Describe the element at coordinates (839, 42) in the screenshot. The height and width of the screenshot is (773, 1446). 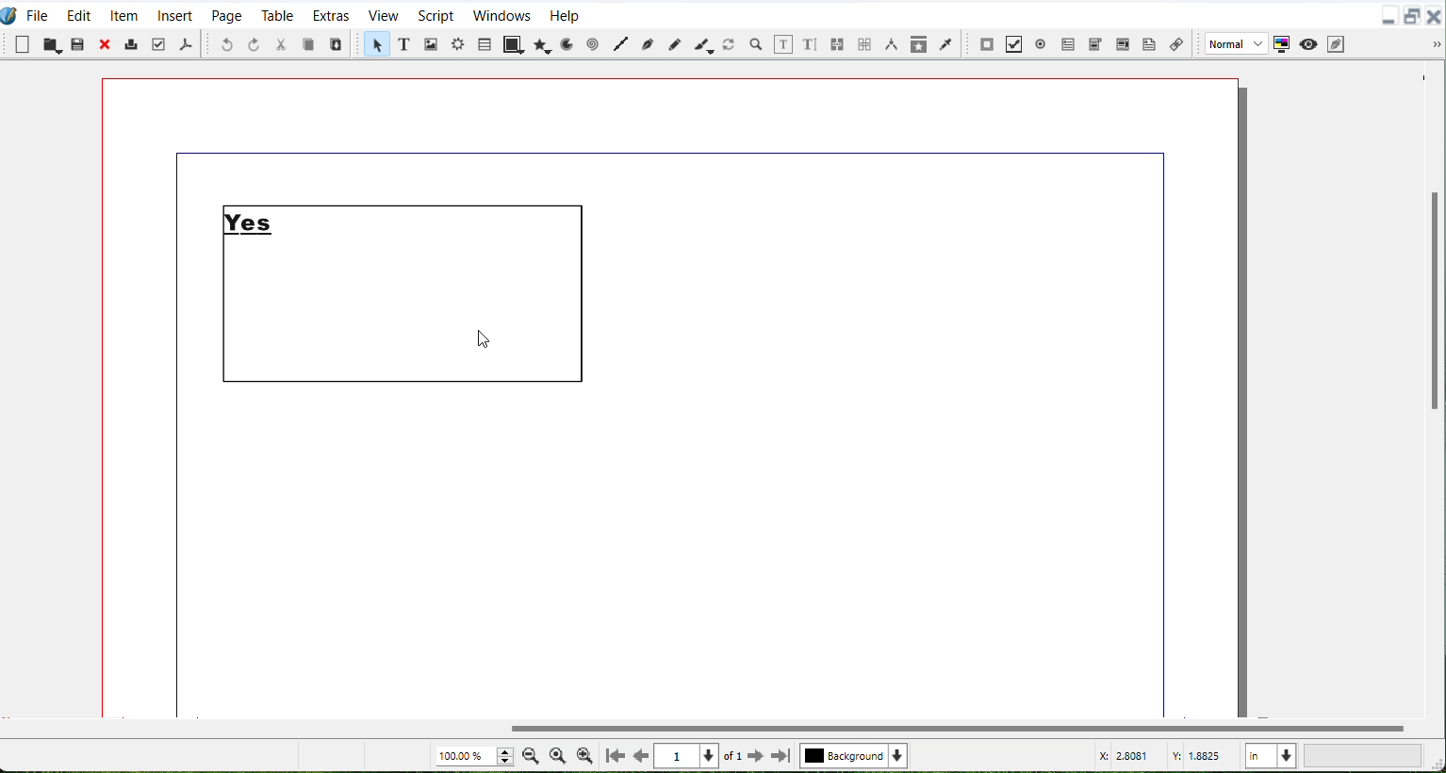
I see `Link Text Frame` at that location.